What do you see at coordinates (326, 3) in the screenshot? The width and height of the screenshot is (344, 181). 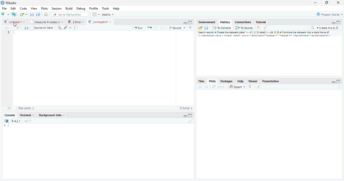 I see `Maximize` at bounding box center [326, 3].